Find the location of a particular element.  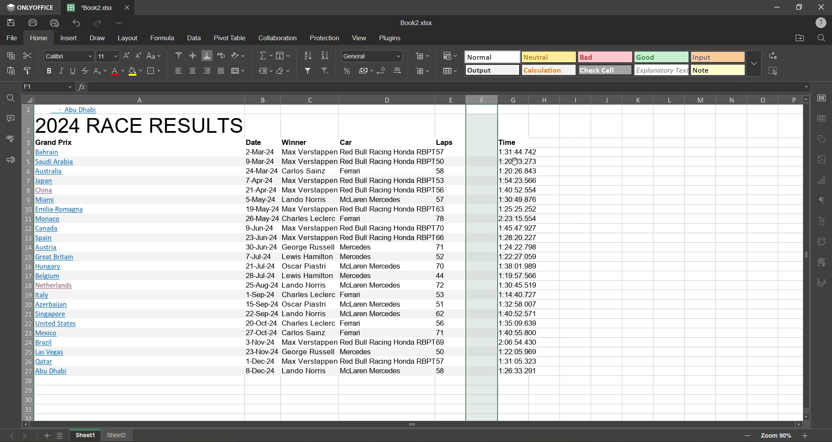

align bottom is located at coordinates (206, 56).